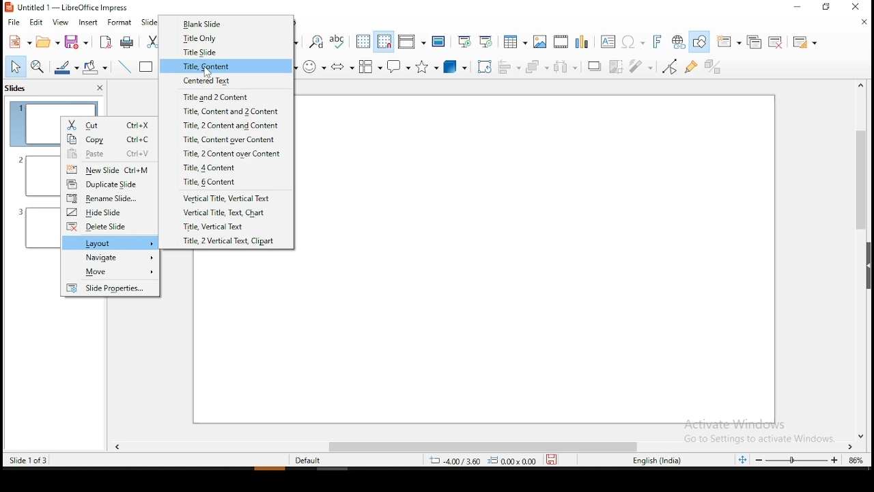  I want to click on spell check, so click(340, 43).